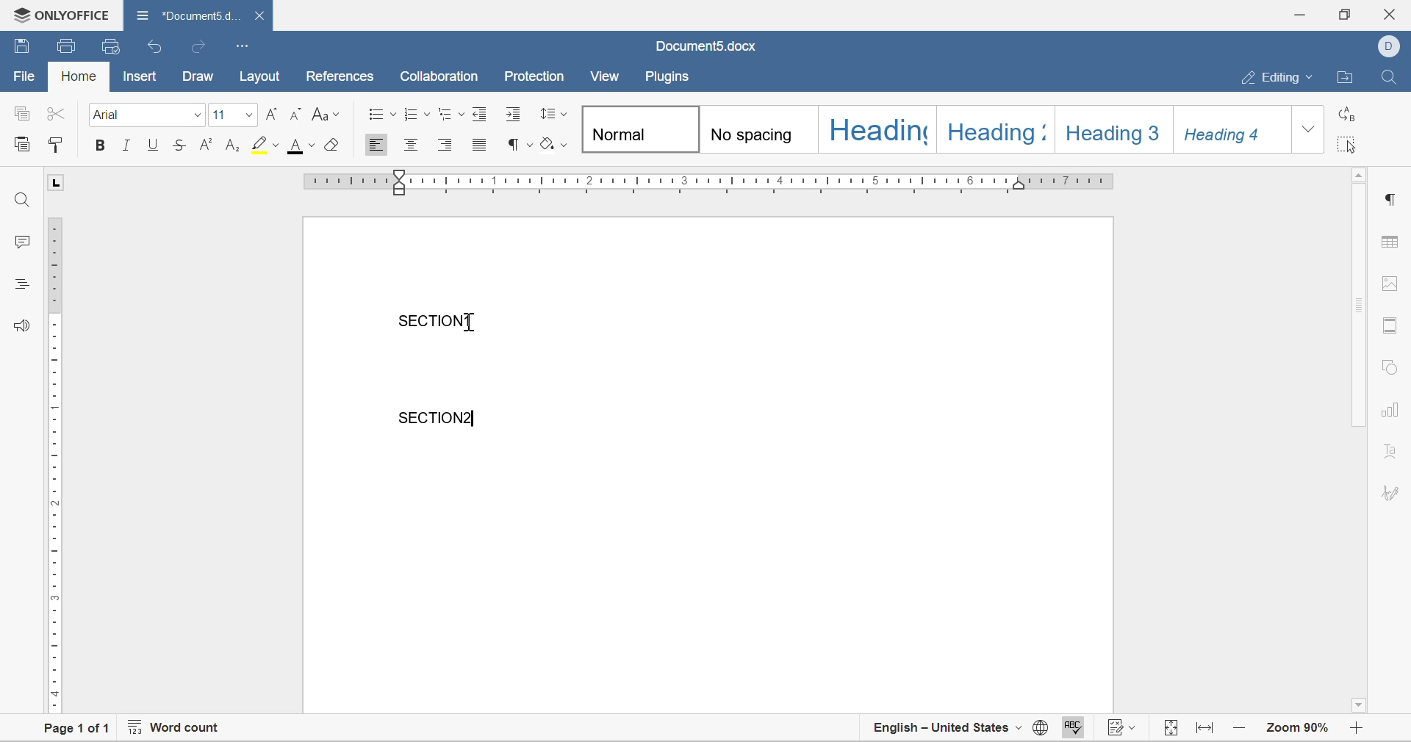 The height and width of the screenshot is (742, 1411). Describe the element at coordinates (68, 46) in the screenshot. I see `save` at that location.